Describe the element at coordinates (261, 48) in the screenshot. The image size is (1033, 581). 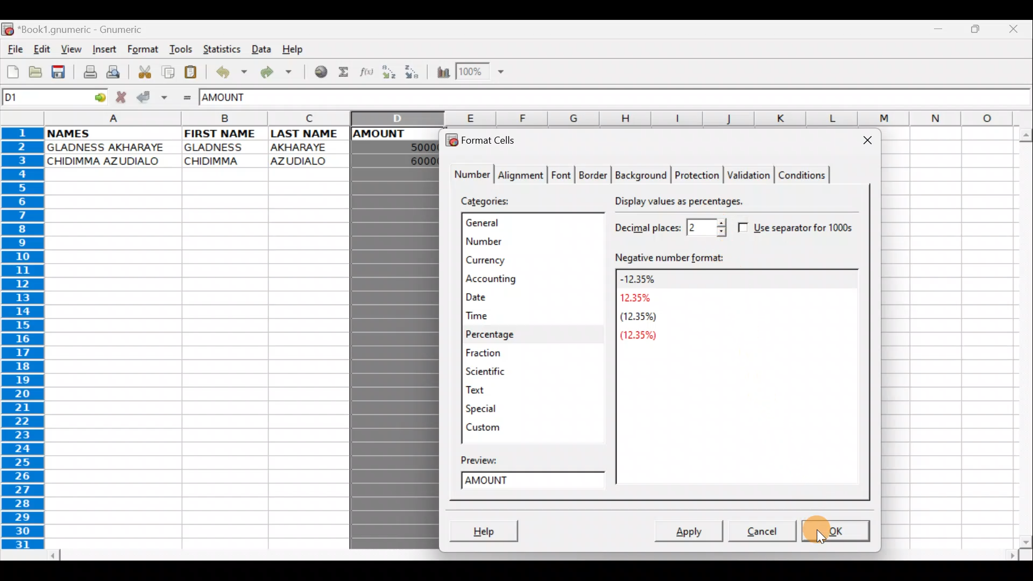
I see `Data` at that location.